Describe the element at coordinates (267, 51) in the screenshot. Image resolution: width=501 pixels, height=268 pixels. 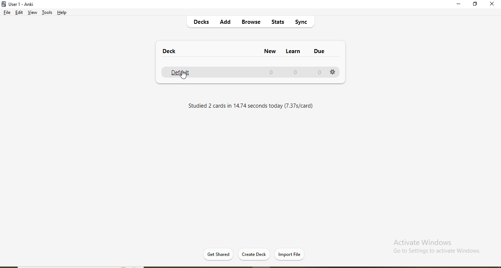
I see `new` at that location.